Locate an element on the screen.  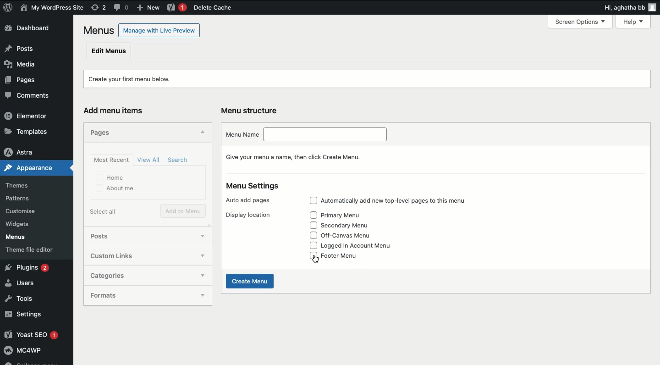
Home is located at coordinates (110, 177).